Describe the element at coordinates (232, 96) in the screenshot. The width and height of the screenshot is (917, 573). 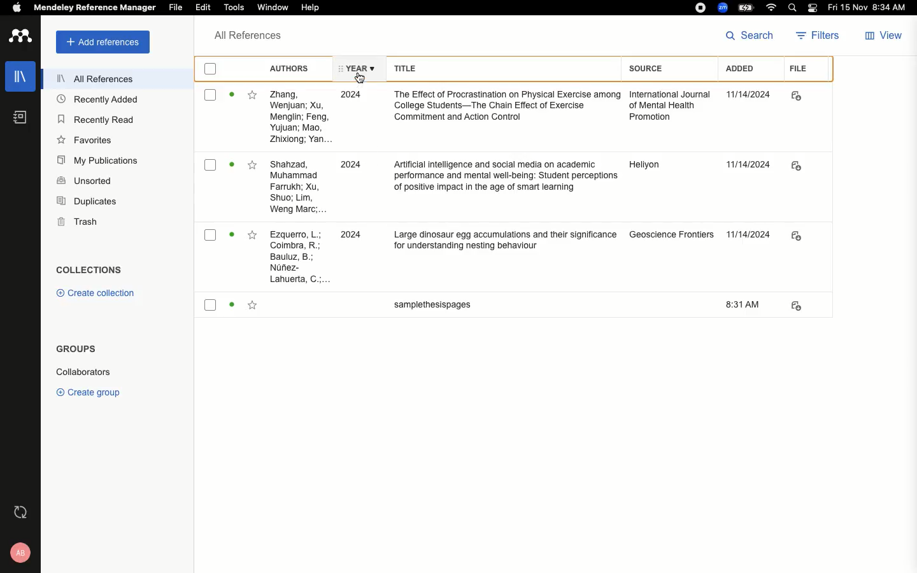
I see `view status` at that location.